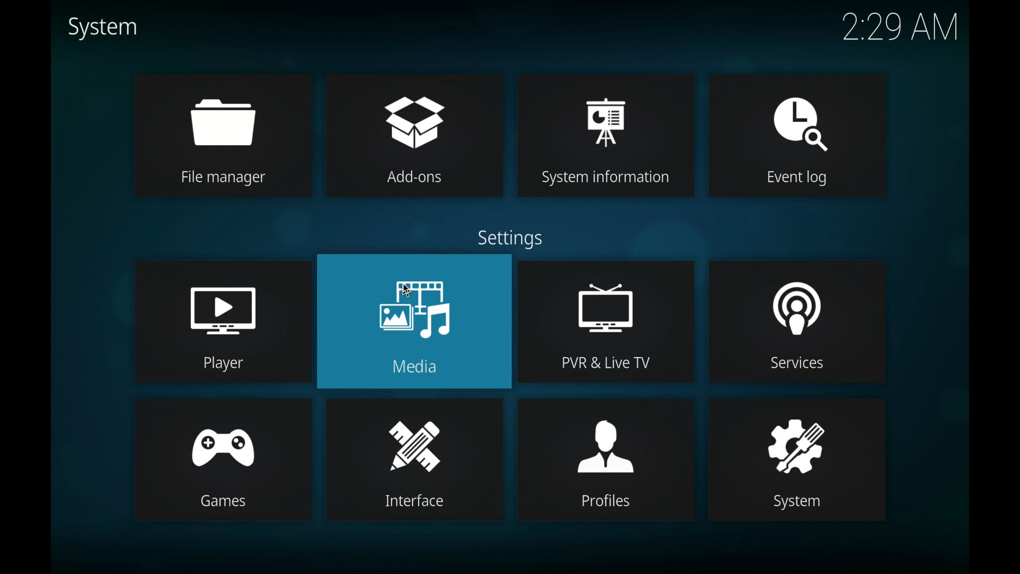 The width and height of the screenshot is (1020, 574). I want to click on add-ons, so click(414, 113).